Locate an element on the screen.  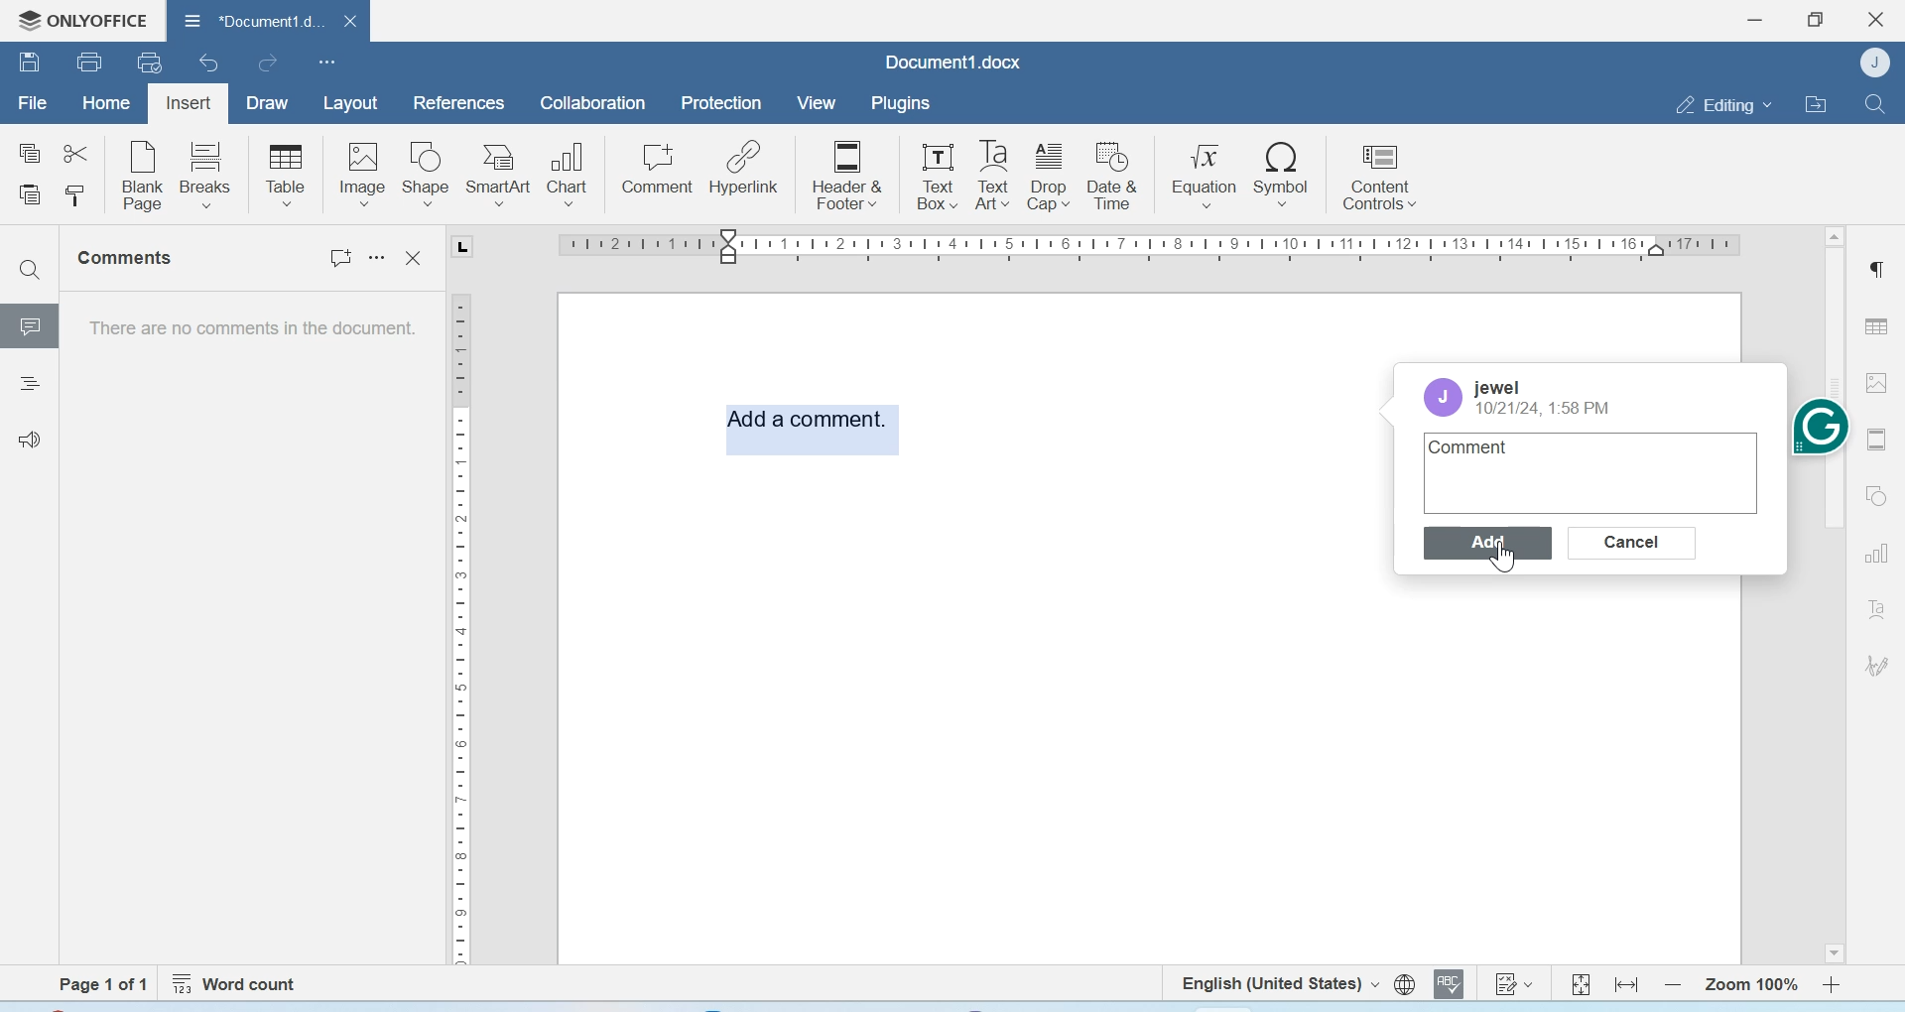
Add is located at coordinates (1491, 544).